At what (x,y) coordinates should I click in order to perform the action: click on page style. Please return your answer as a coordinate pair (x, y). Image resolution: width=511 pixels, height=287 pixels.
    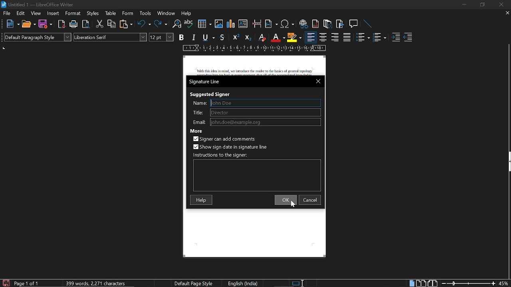
    Looking at the image, I should click on (195, 284).